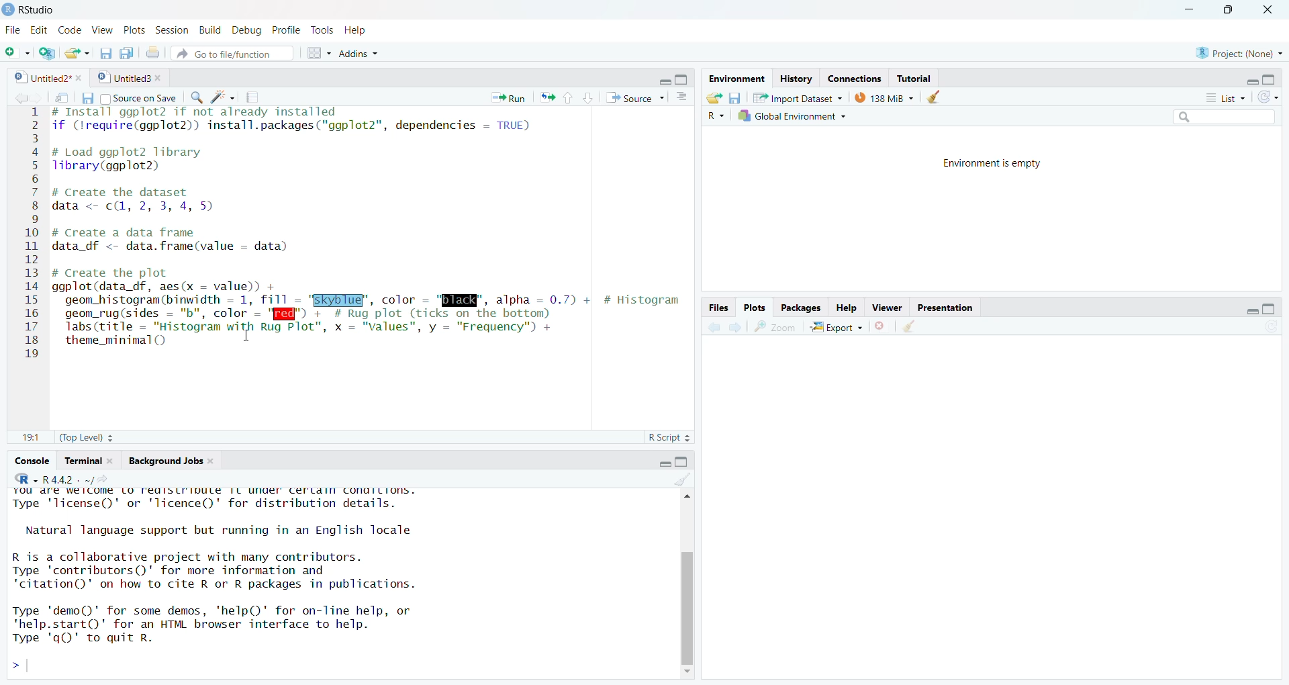 Image resolution: width=1289 pixels, height=685 pixels. What do you see at coordinates (87, 97) in the screenshot?
I see `Save` at bounding box center [87, 97].